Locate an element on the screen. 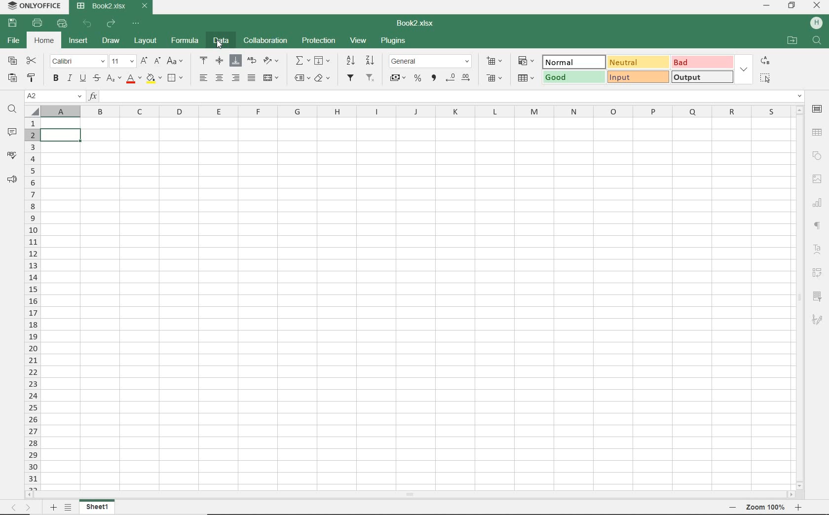  PASTE is located at coordinates (14, 78).